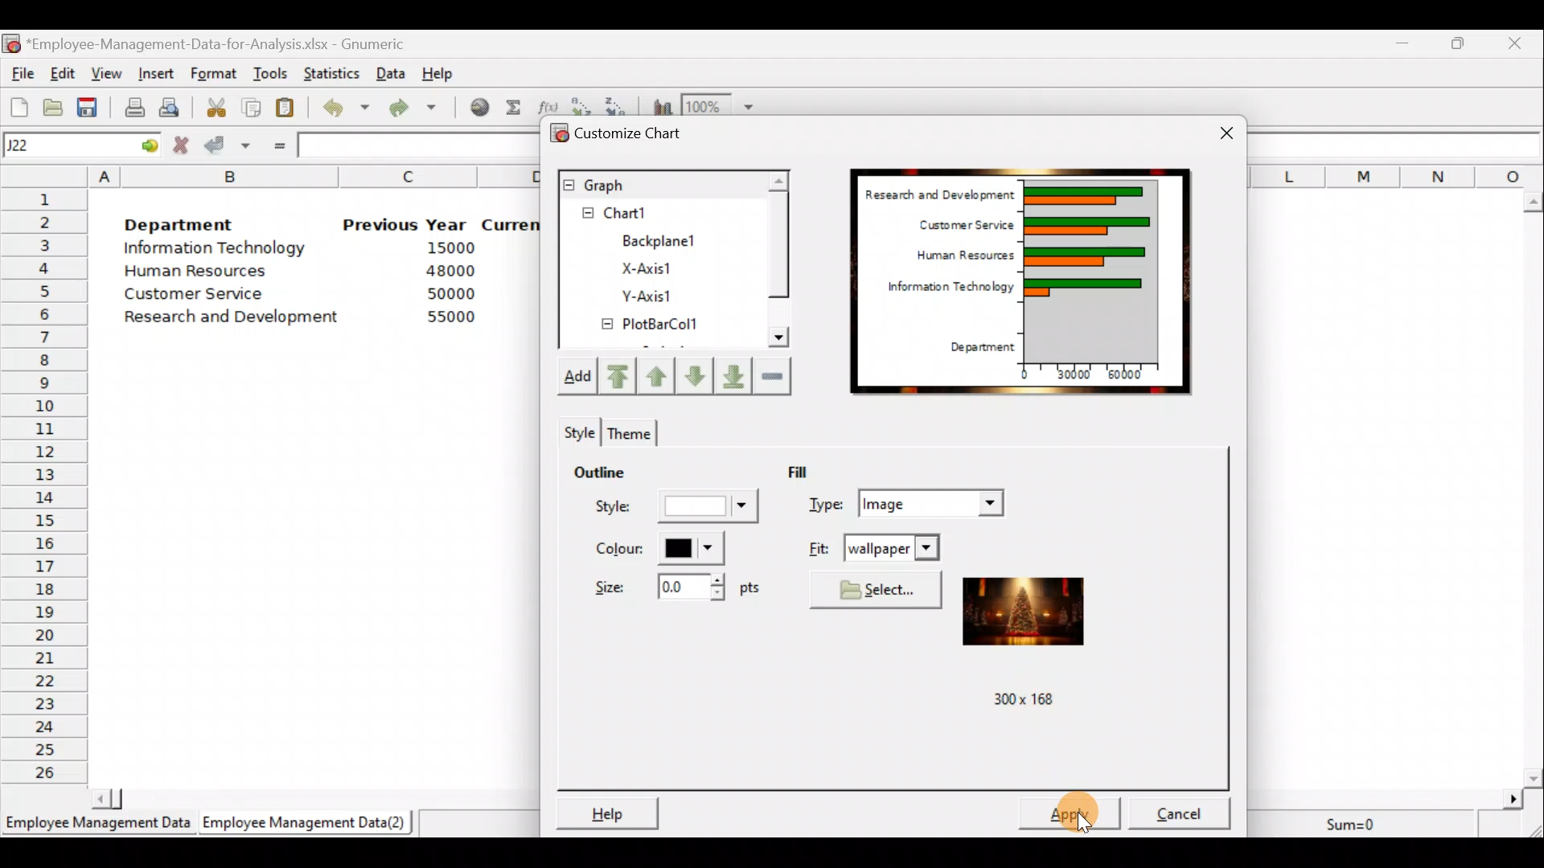  I want to click on Print preview, so click(170, 107).